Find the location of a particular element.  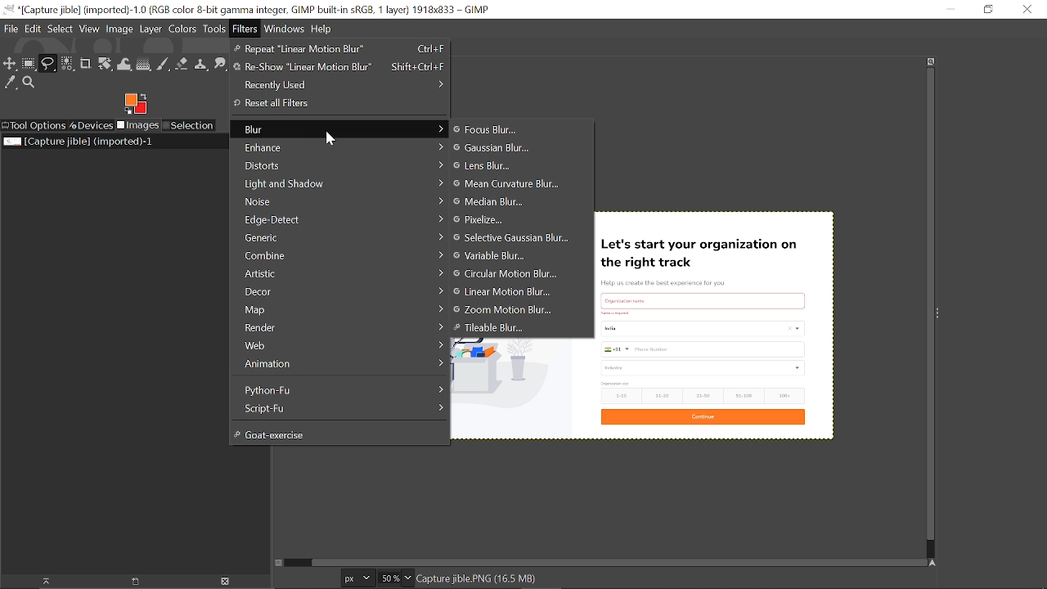

Goat-exercise is located at coordinates (334, 434).